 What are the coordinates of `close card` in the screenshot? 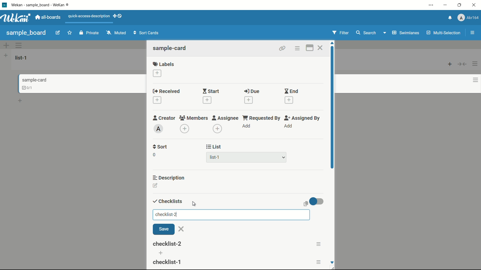 It's located at (320, 48).